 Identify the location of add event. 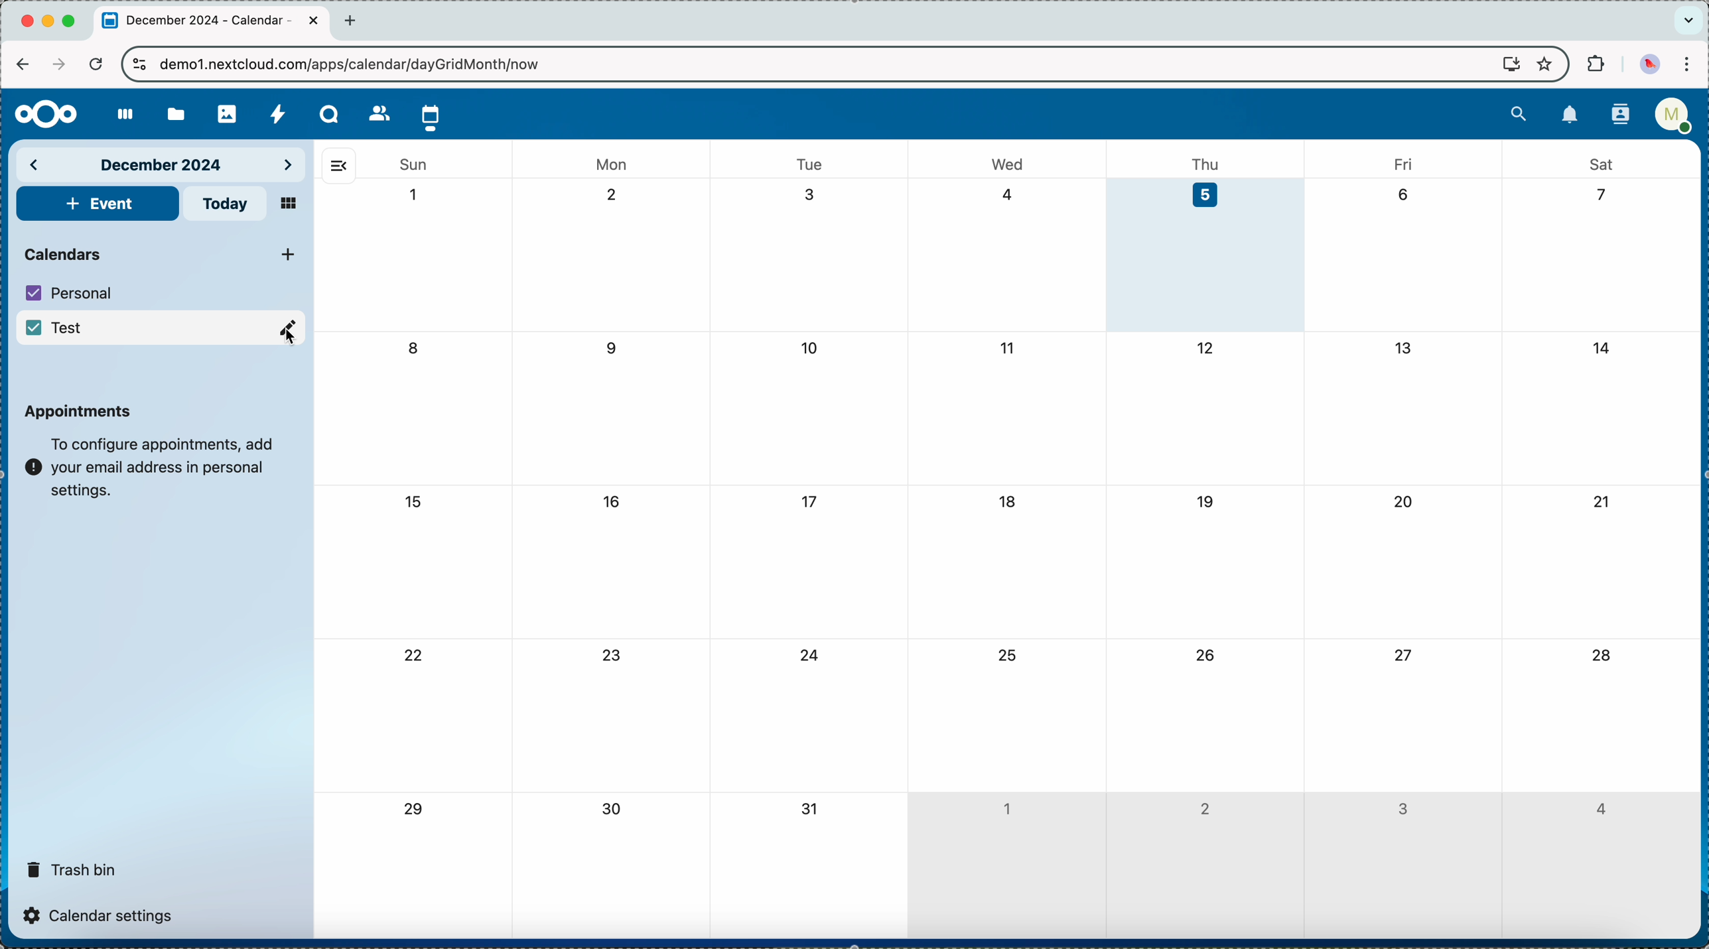
(97, 204).